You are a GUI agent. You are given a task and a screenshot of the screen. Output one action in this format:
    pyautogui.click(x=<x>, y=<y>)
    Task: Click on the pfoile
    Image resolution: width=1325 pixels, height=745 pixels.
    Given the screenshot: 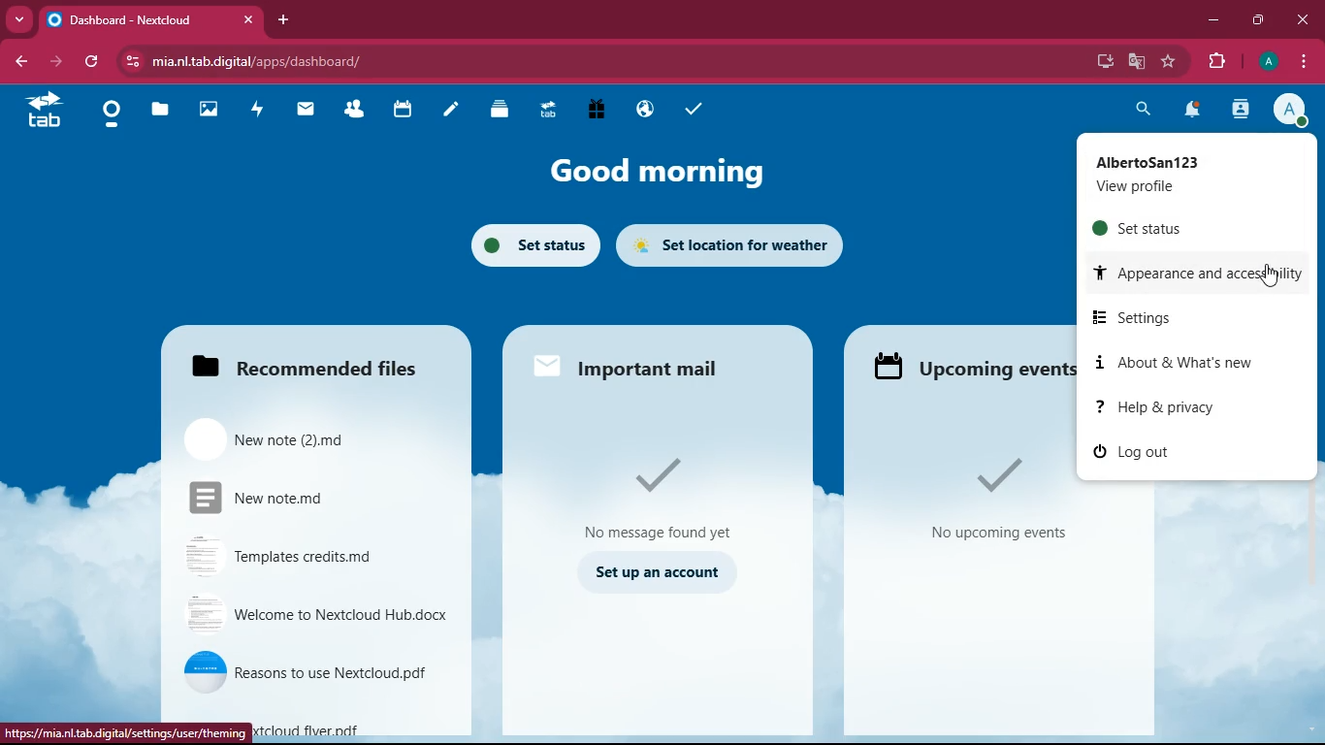 What is the action you would take?
    pyautogui.click(x=1267, y=61)
    